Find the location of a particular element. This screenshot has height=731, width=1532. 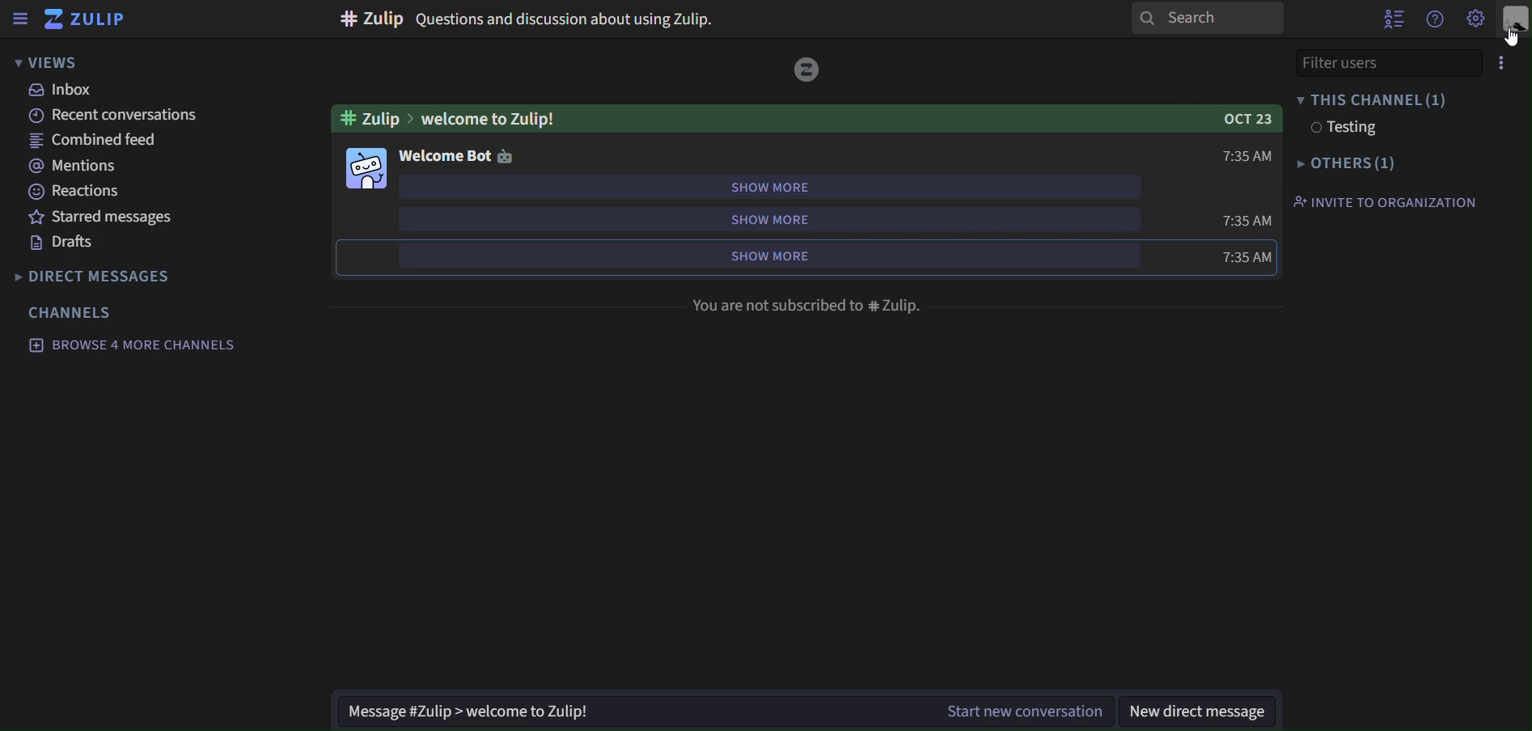

inbox is located at coordinates (63, 89).